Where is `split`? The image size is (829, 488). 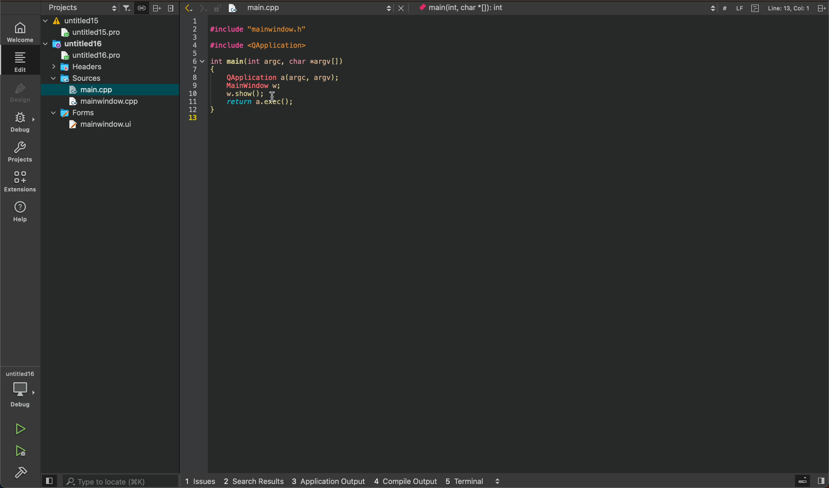
split is located at coordinates (156, 8).